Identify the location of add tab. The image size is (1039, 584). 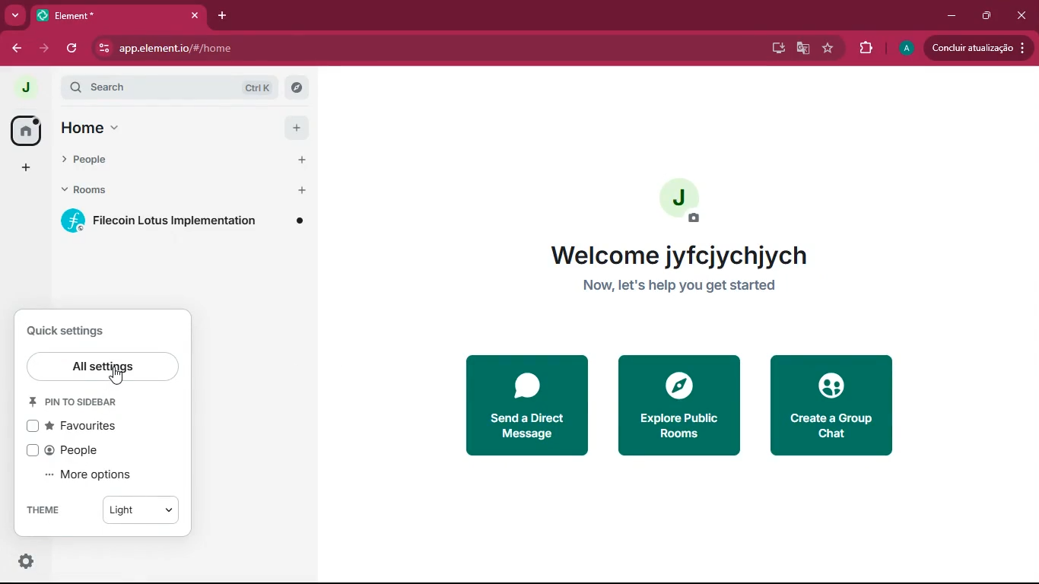
(219, 14).